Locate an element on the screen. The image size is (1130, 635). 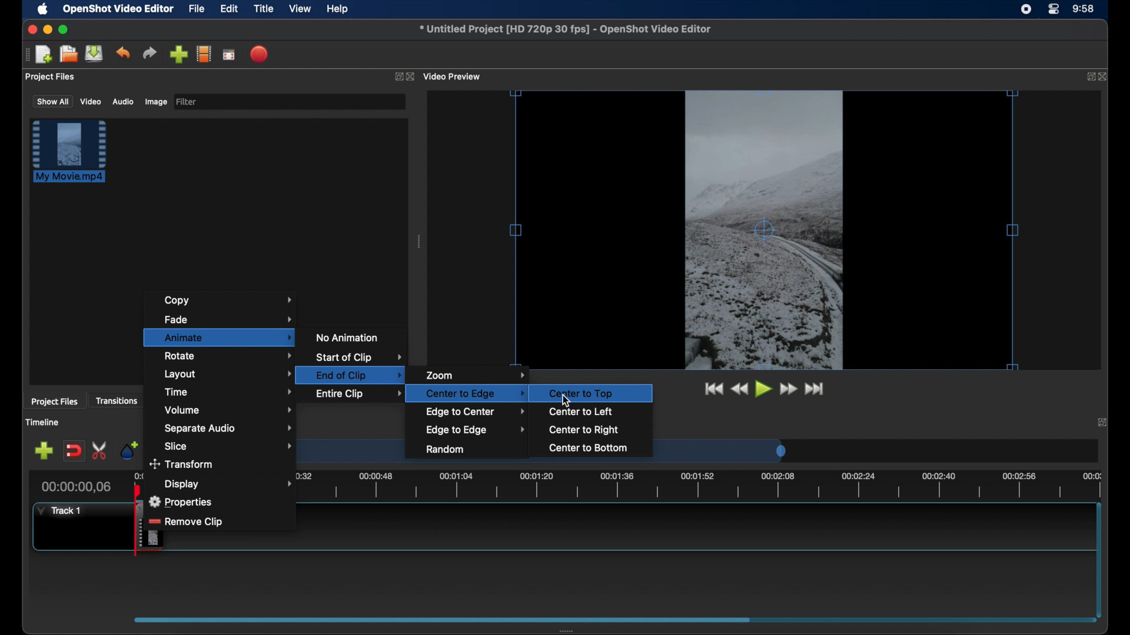
separate audio menu is located at coordinates (229, 429).